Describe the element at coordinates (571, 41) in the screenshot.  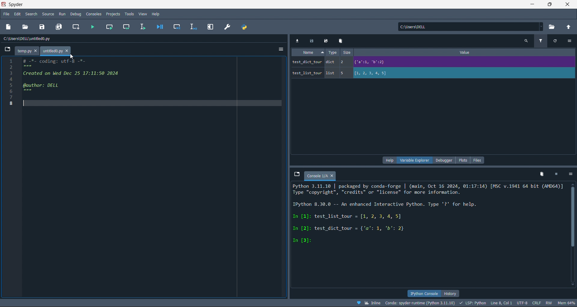
I see `options` at that location.